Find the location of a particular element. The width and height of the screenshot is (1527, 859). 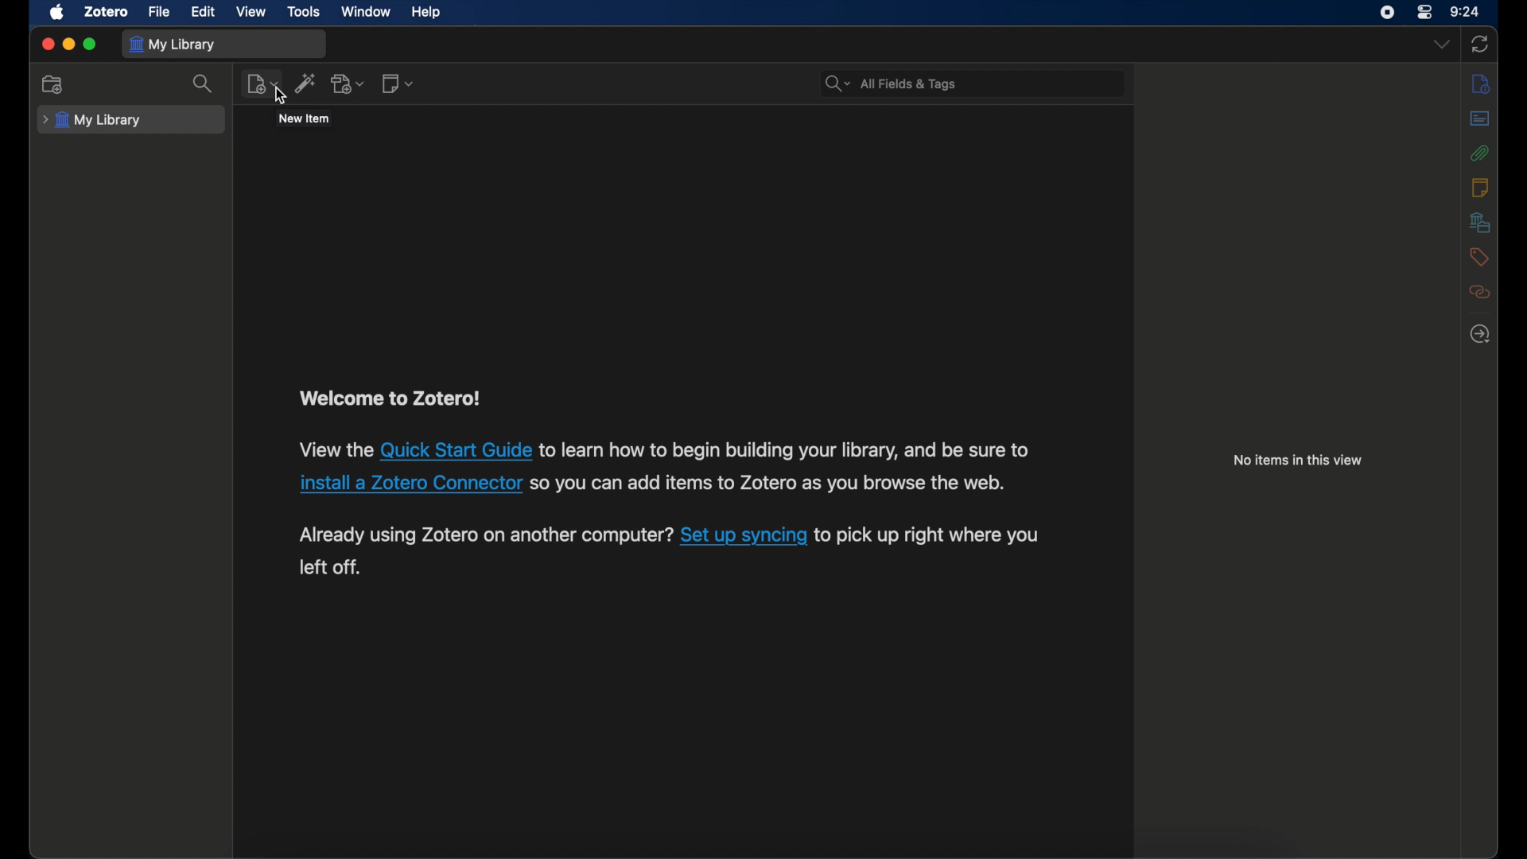

new collection is located at coordinates (52, 84).